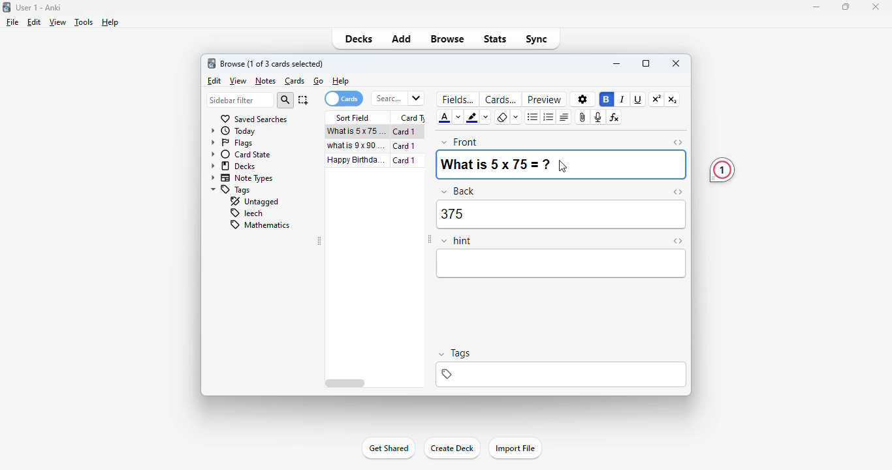 This screenshot has width=892, height=470. What do you see at coordinates (615, 117) in the screenshot?
I see `equations` at bounding box center [615, 117].